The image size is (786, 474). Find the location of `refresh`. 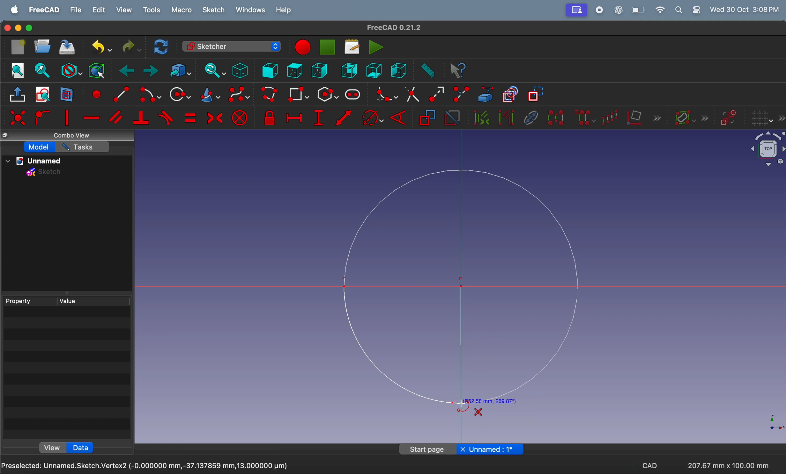

refresh is located at coordinates (162, 46).